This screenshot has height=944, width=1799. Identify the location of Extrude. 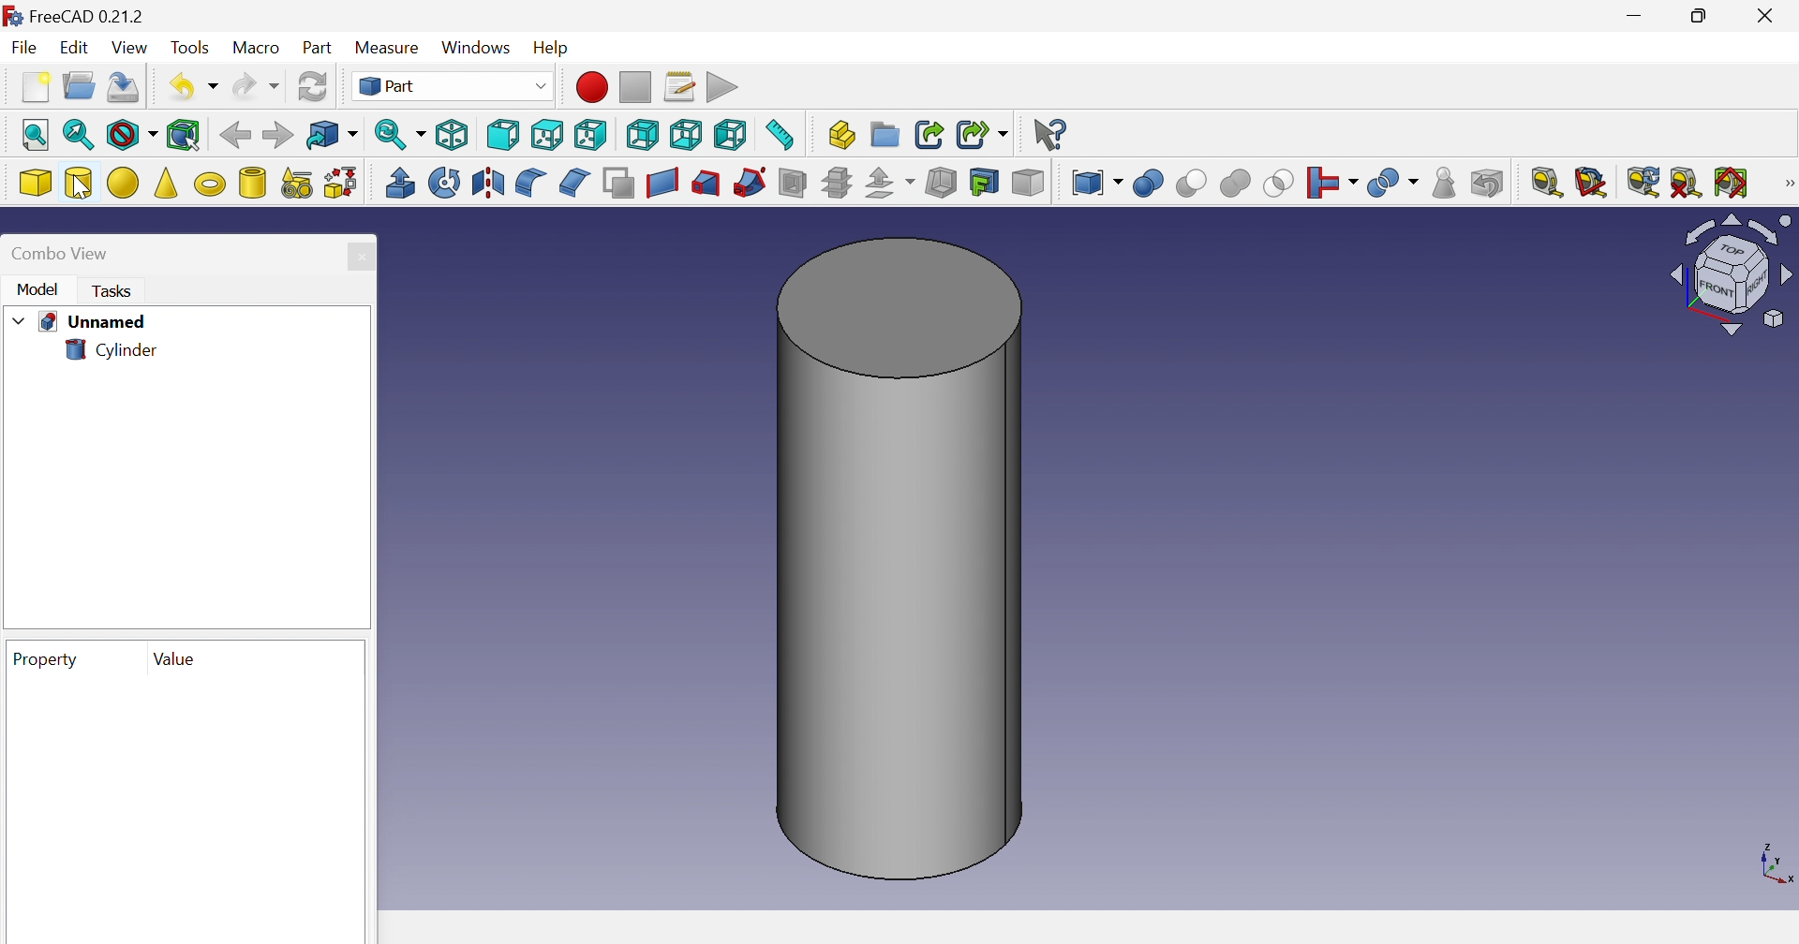
(399, 183).